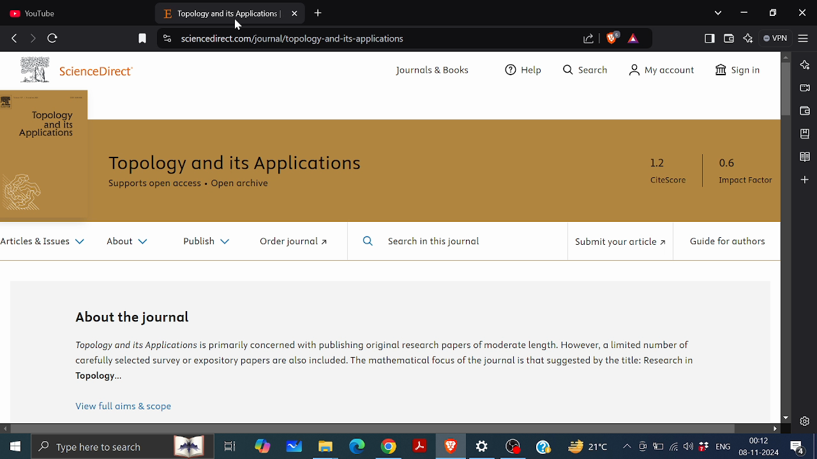 This screenshot has height=459, width=817. Describe the element at coordinates (226, 12) in the screenshot. I see `Next tab` at that location.